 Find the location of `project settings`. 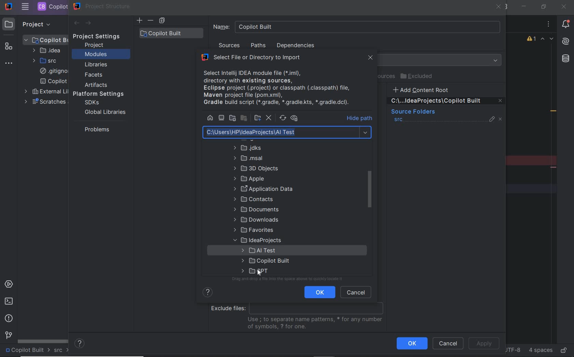

project settings is located at coordinates (101, 37).